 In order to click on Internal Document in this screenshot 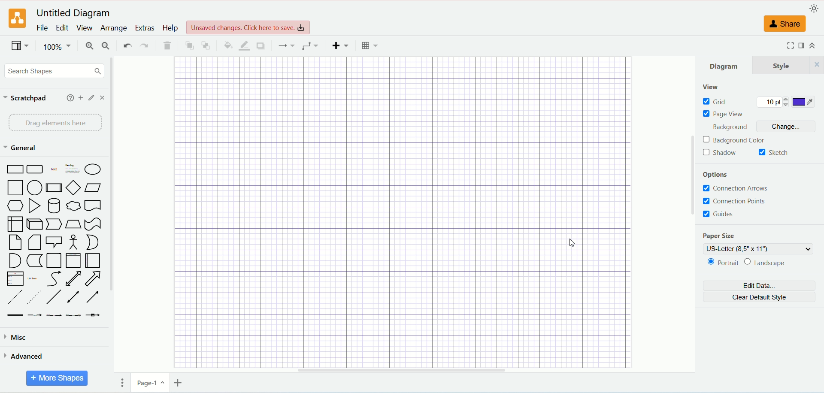, I will do `click(15, 224)`.